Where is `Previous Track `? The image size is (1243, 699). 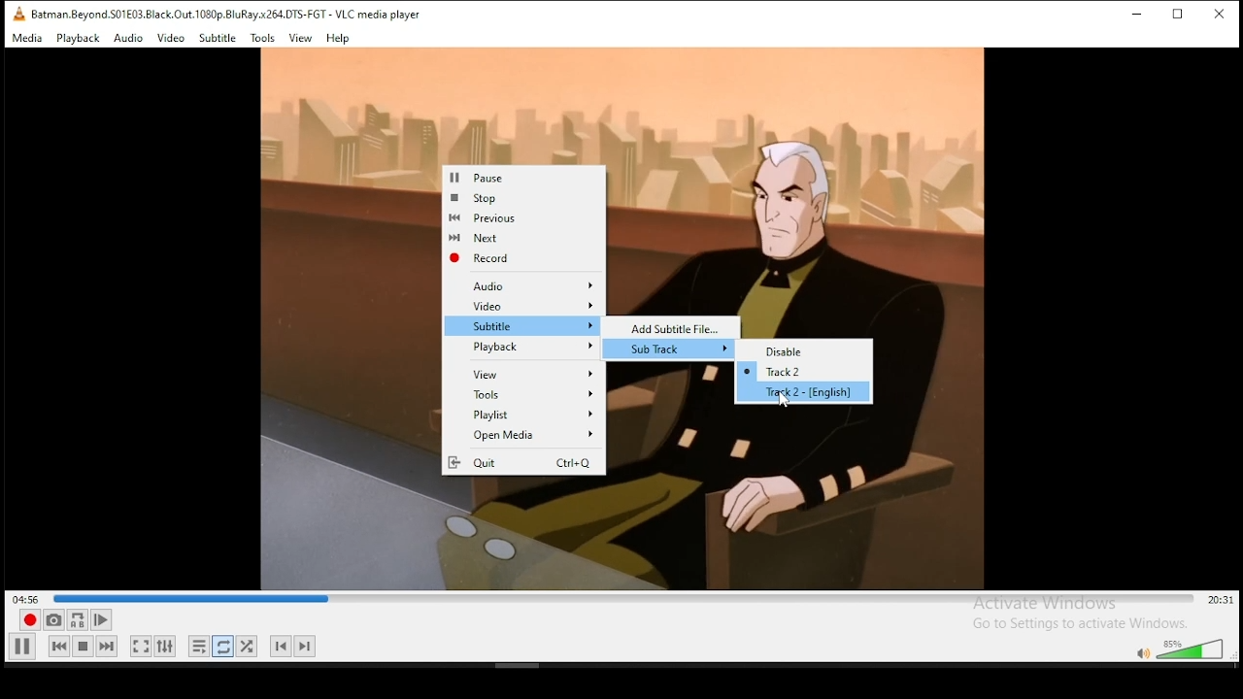
Previous Track  is located at coordinates (280, 646).